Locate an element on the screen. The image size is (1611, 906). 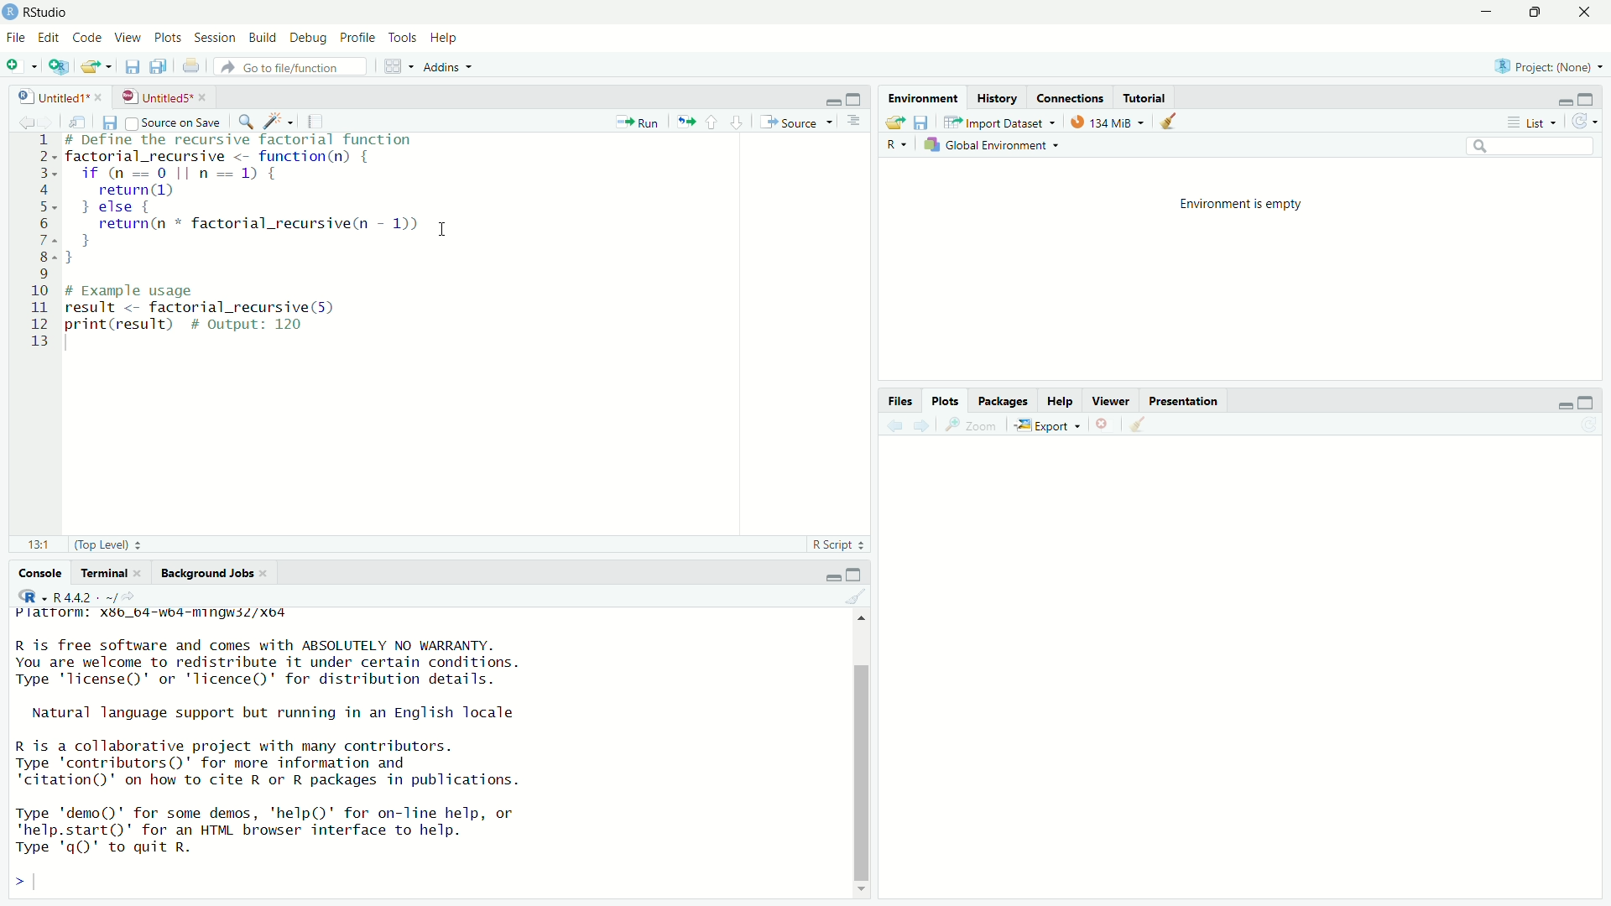
Maximize is located at coordinates (855, 575).